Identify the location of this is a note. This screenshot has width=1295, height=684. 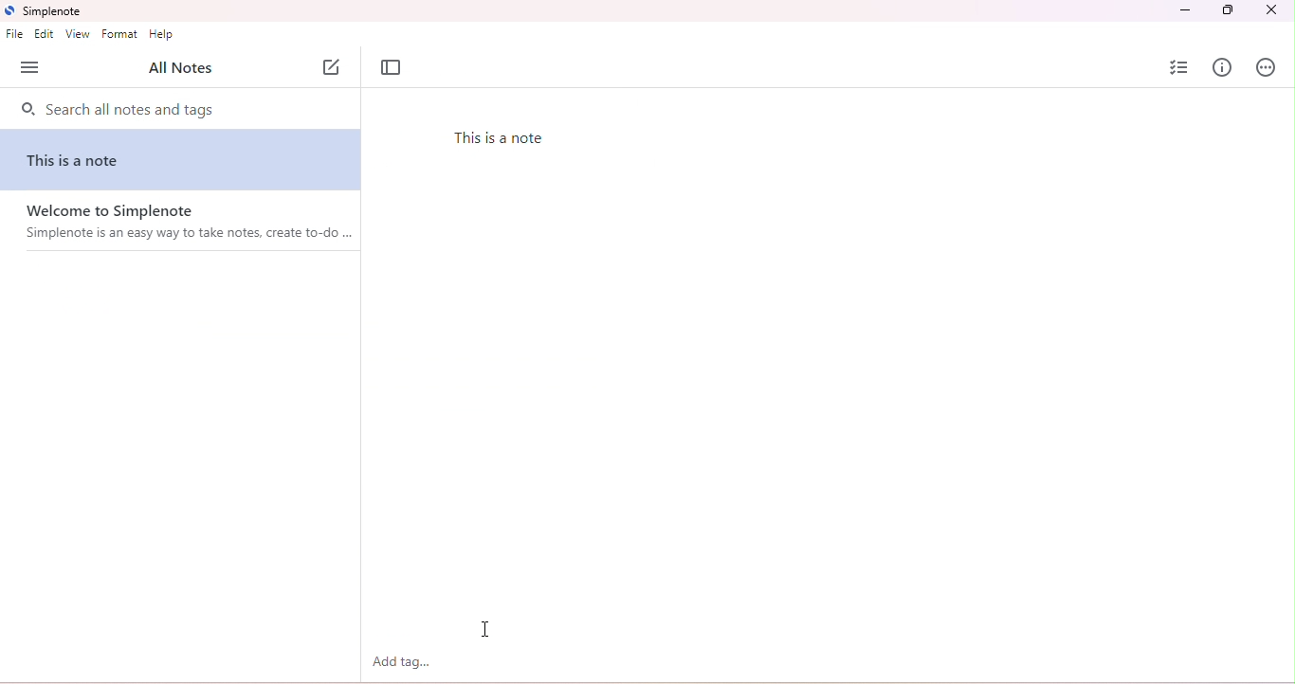
(508, 139).